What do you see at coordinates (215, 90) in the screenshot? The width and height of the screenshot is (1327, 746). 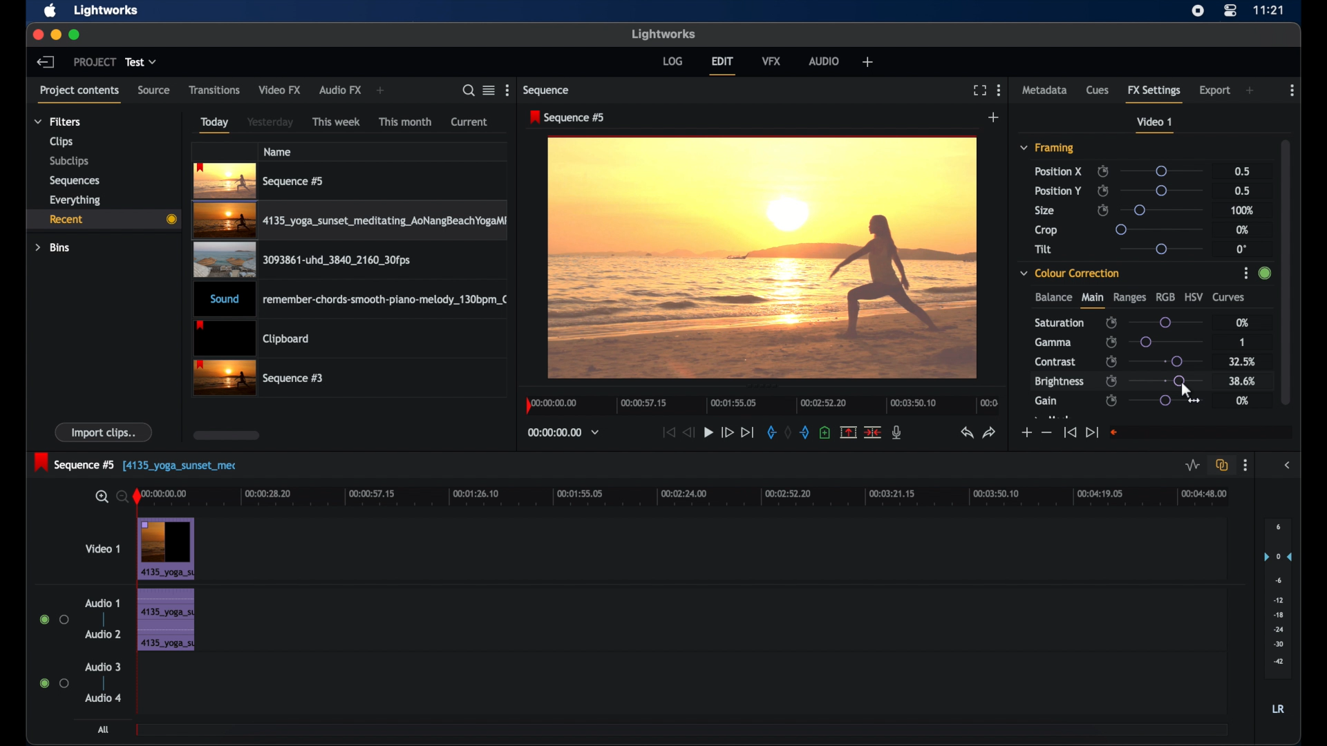 I see `transitions` at bounding box center [215, 90].